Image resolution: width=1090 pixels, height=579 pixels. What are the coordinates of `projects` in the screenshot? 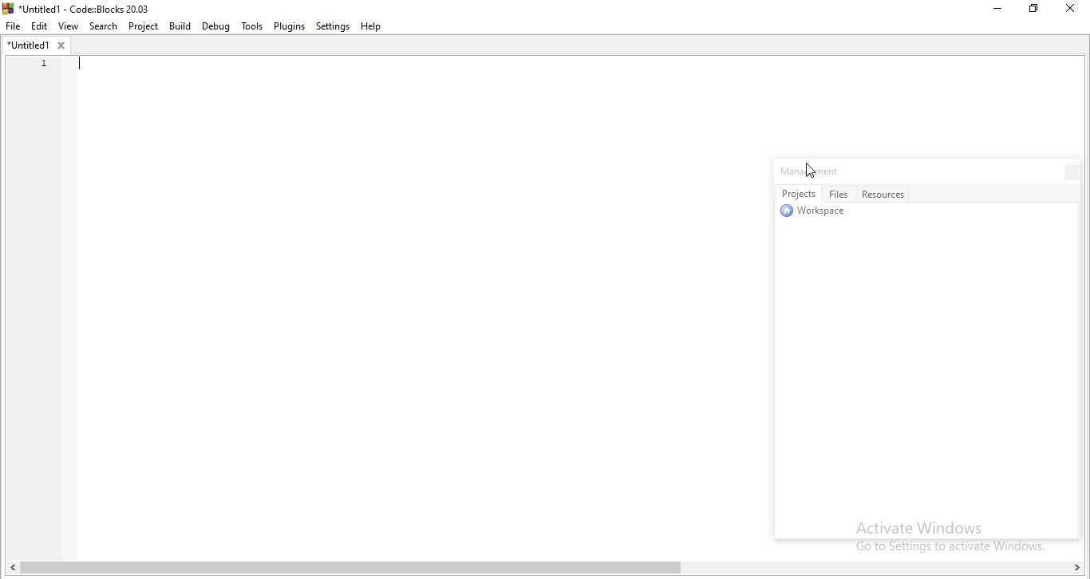 It's located at (798, 194).